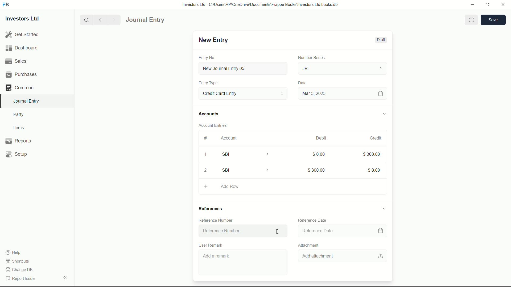  I want to click on Accounts, so click(210, 114).